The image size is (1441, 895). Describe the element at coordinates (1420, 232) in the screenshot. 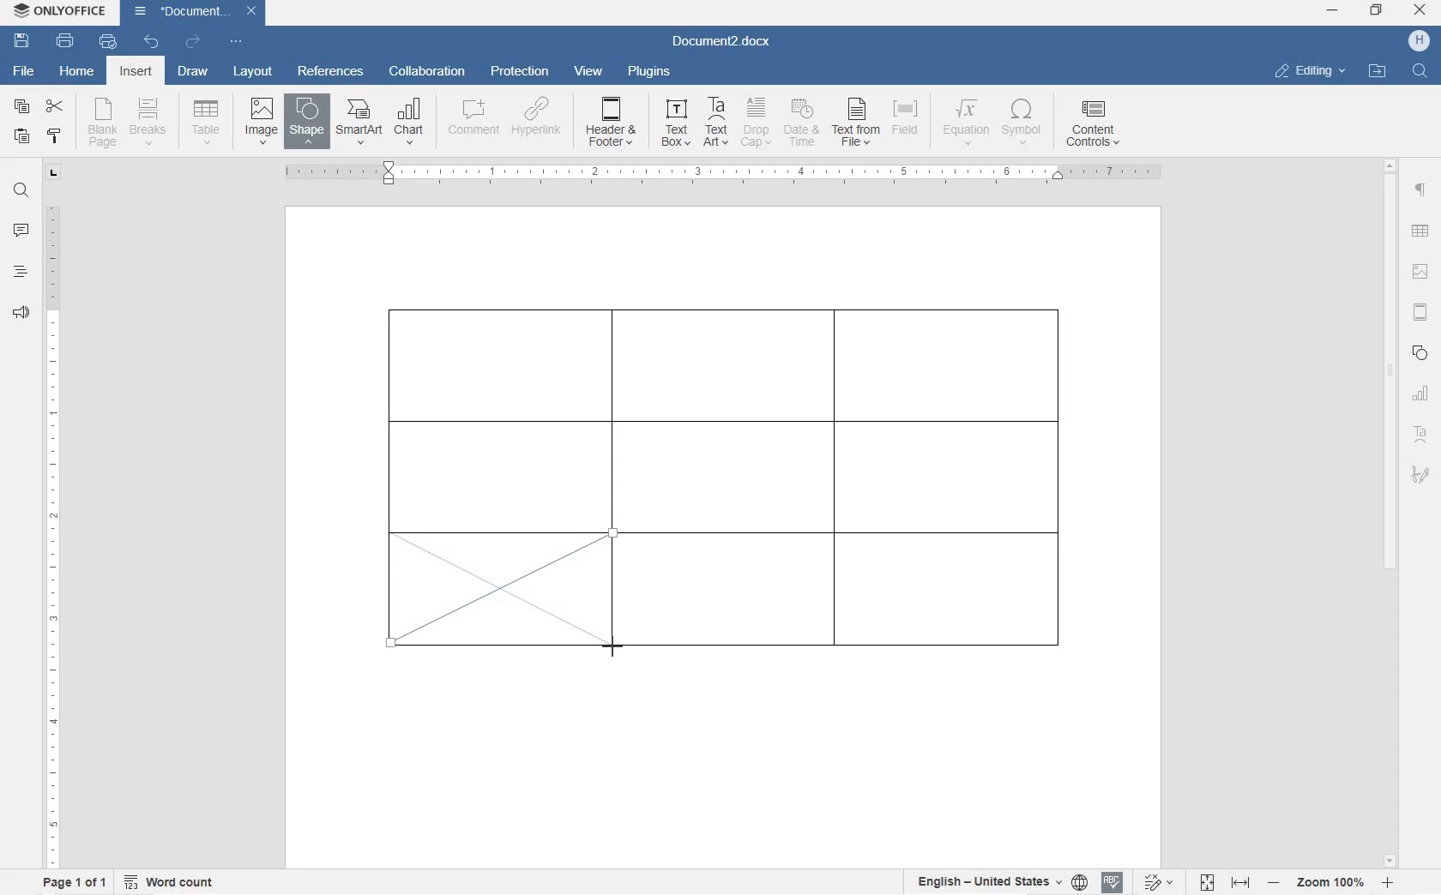

I see `table` at that location.